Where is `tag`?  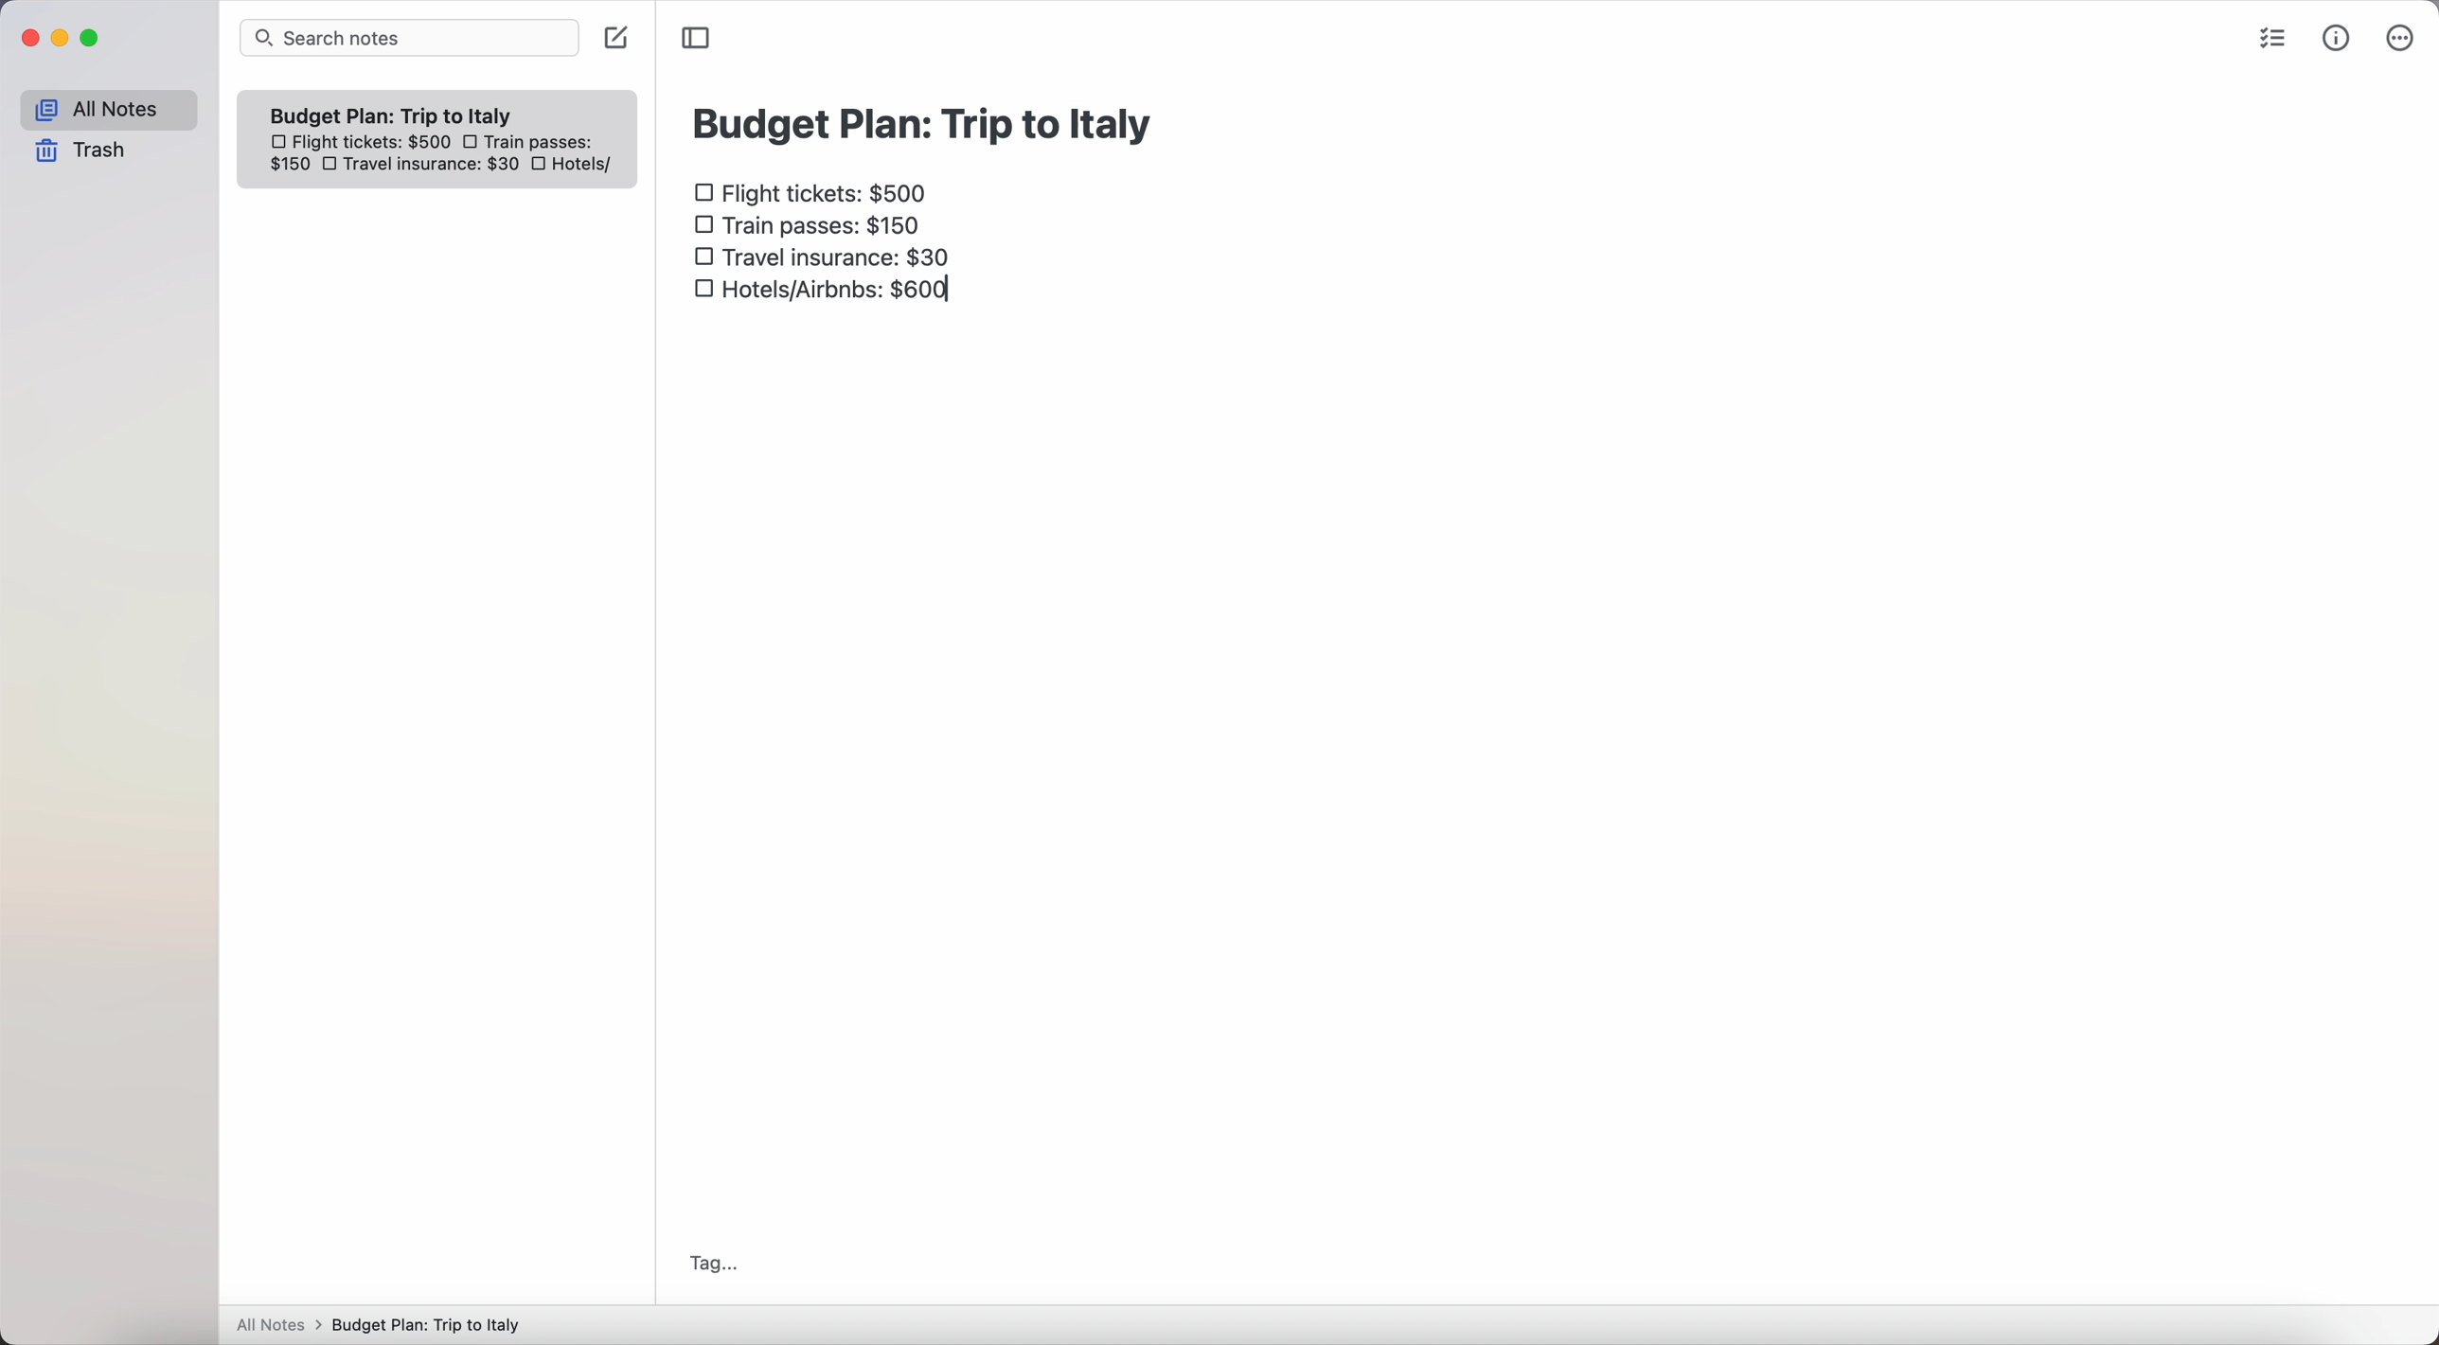 tag is located at coordinates (714, 1264).